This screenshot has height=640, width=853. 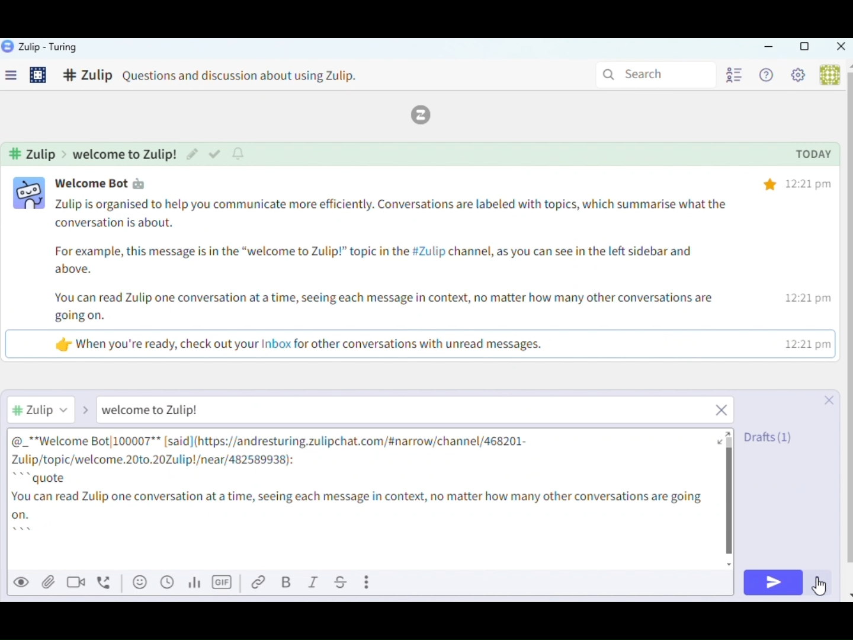 What do you see at coordinates (261, 583) in the screenshot?
I see `Link` at bounding box center [261, 583].